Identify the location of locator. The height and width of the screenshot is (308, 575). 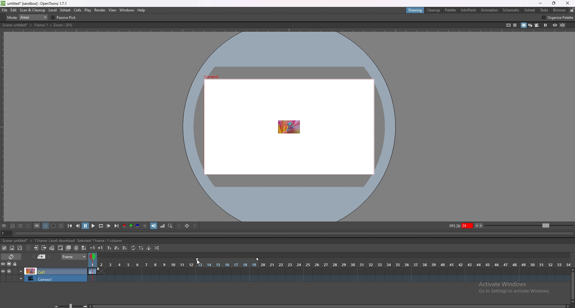
(171, 226).